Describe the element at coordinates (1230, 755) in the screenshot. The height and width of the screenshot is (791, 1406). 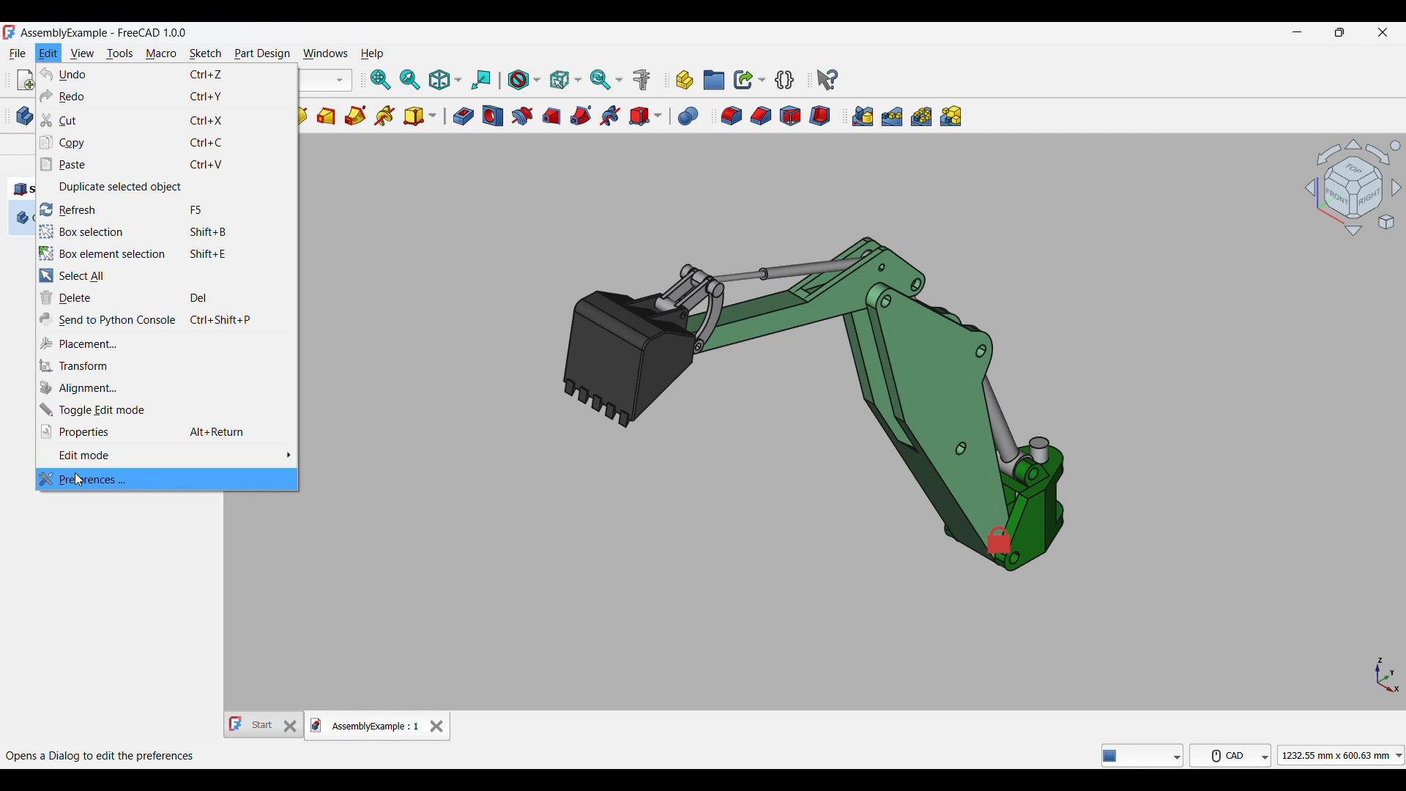
I see `CAD navigation style options` at that location.